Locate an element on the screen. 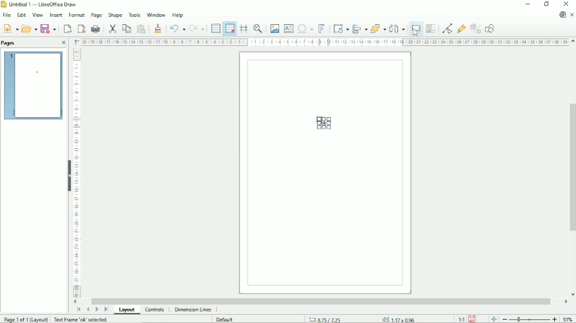  Print is located at coordinates (96, 29).